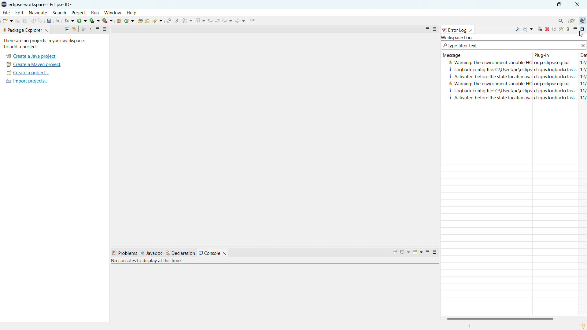 The image size is (587, 330). Describe the element at coordinates (578, 54) in the screenshot. I see `Date` at that location.